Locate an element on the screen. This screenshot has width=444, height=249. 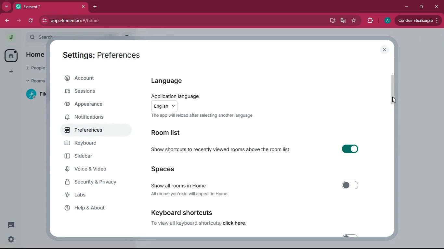
Settings: Preferences is located at coordinates (103, 54).